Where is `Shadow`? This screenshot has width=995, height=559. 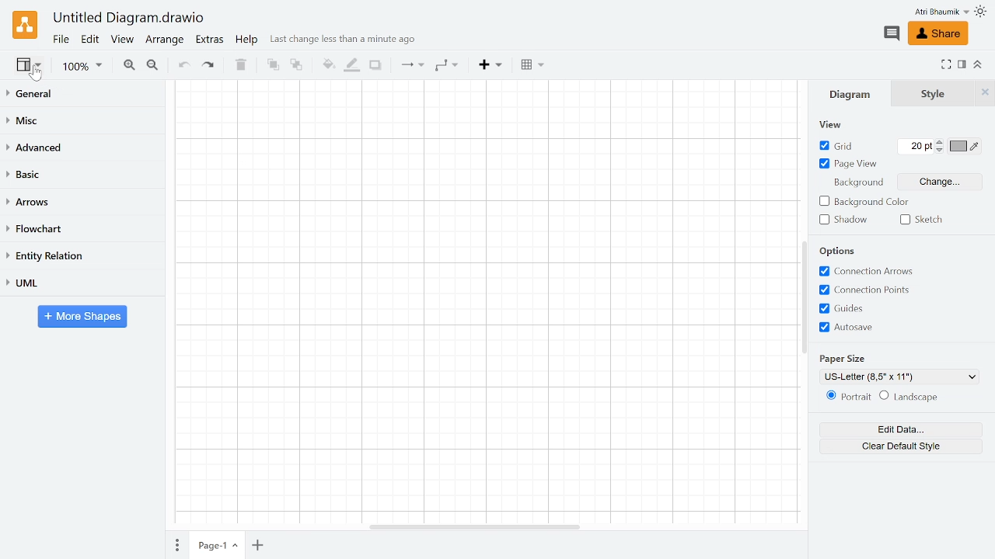 Shadow is located at coordinates (843, 220).